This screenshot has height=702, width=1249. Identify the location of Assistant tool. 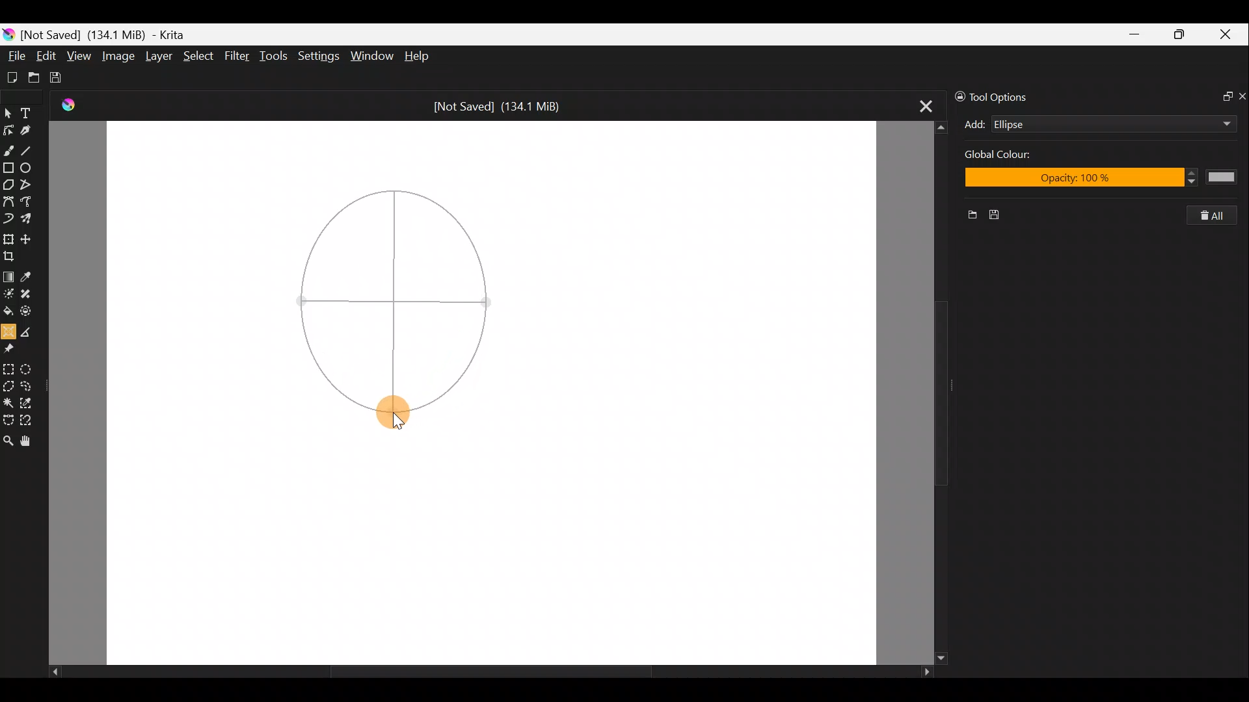
(8, 330).